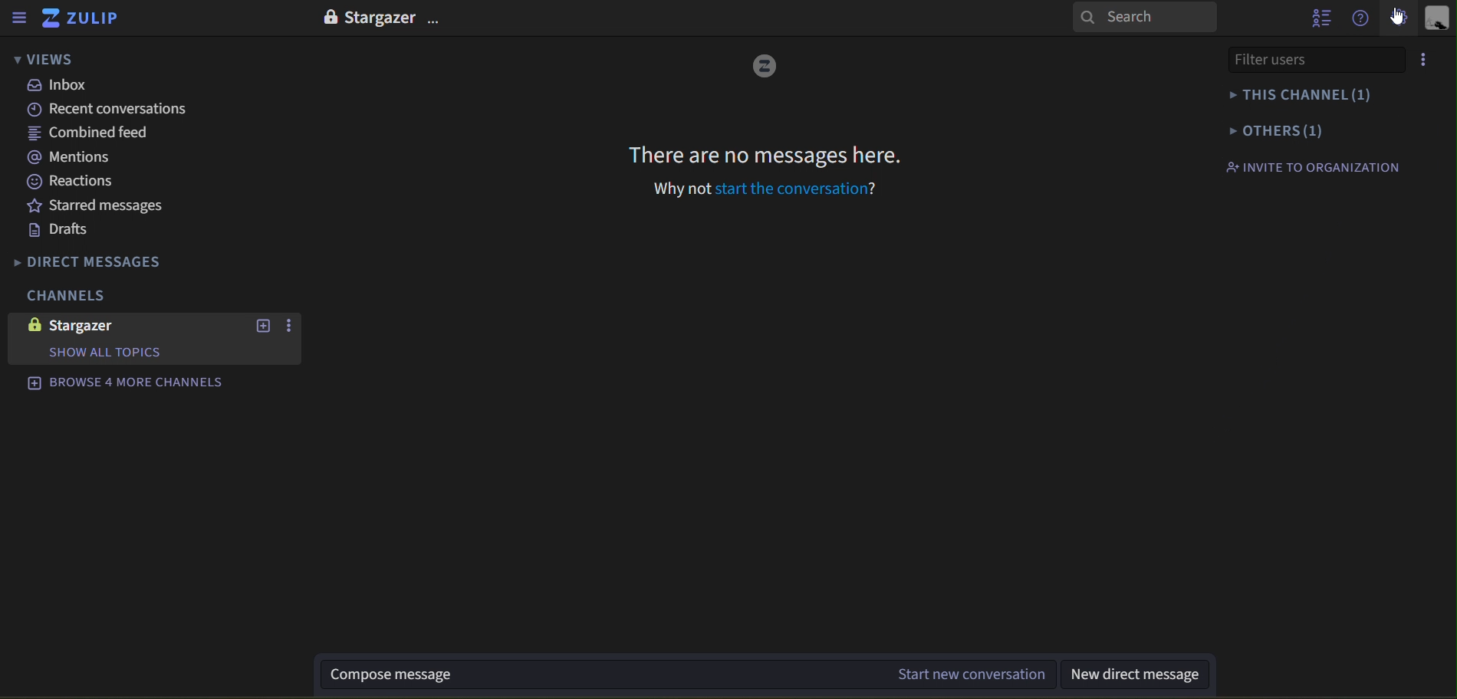 This screenshot has width=1457, height=699. Describe the element at coordinates (113, 110) in the screenshot. I see `recent conversations` at that location.